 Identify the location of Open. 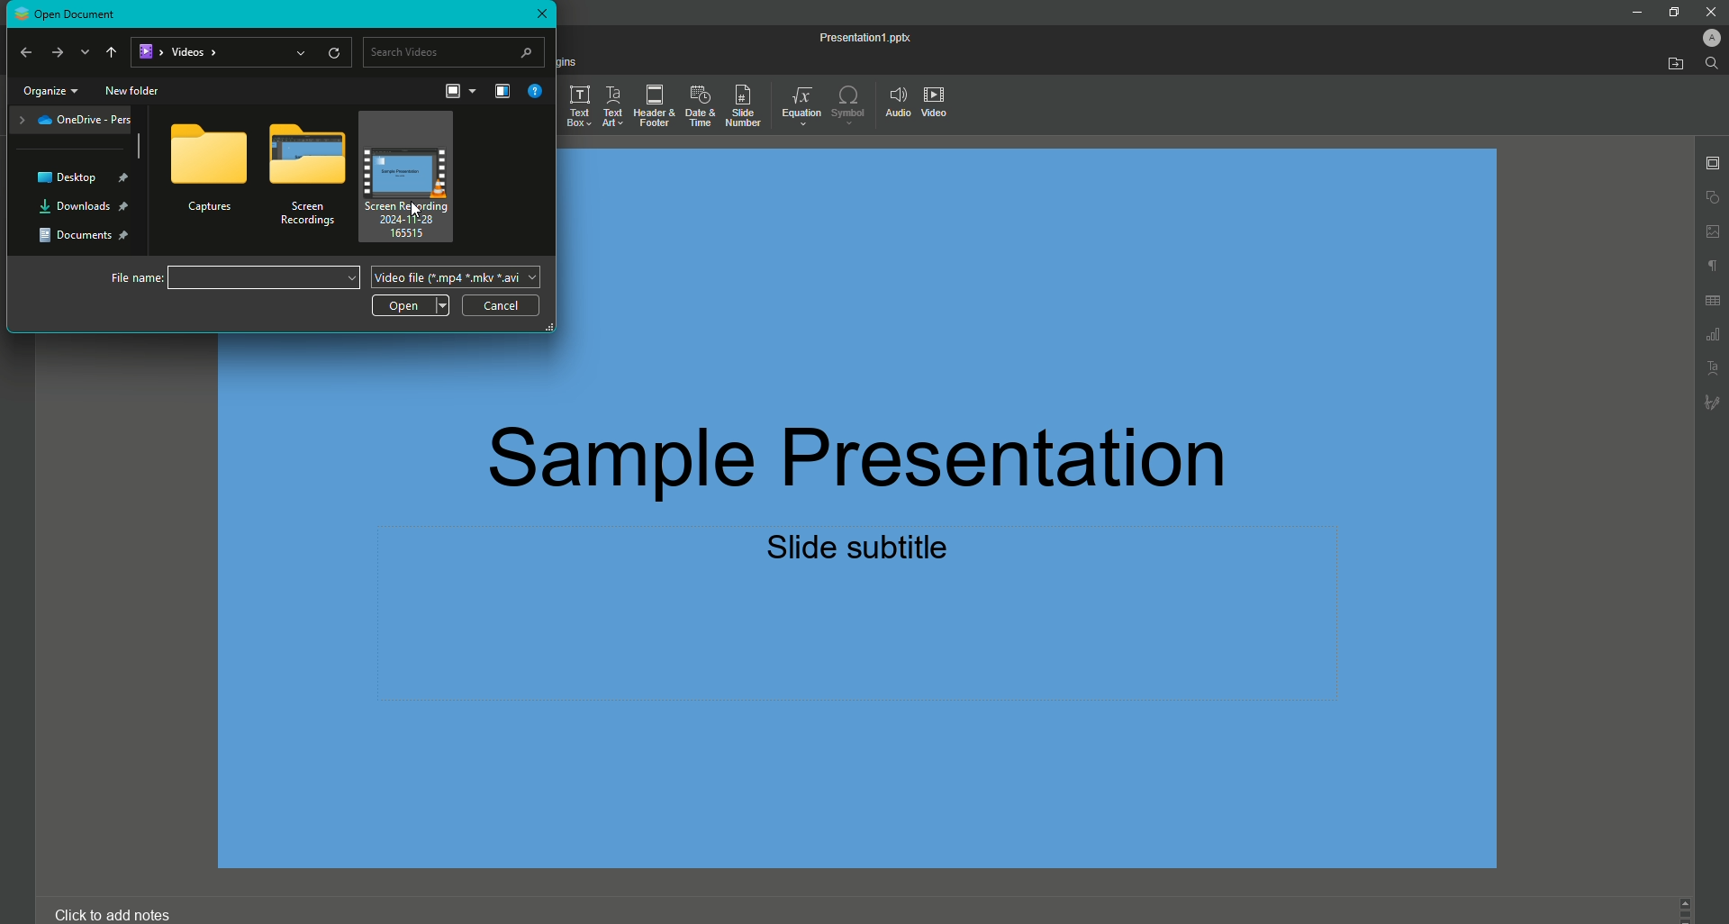
(411, 306).